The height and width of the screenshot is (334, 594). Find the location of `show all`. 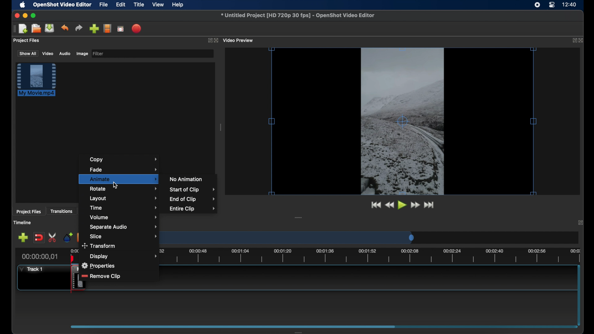

show all is located at coordinates (28, 53).